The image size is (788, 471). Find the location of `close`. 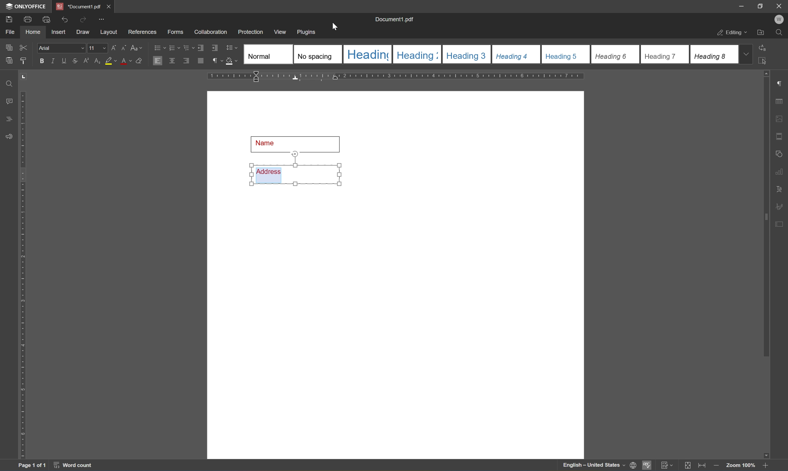

close is located at coordinates (110, 5).